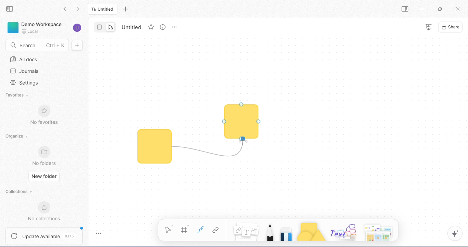 This screenshot has height=247, width=468. What do you see at coordinates (10, 9) in the screenshot?
I see `collapse` at bounding box center [10, 9].